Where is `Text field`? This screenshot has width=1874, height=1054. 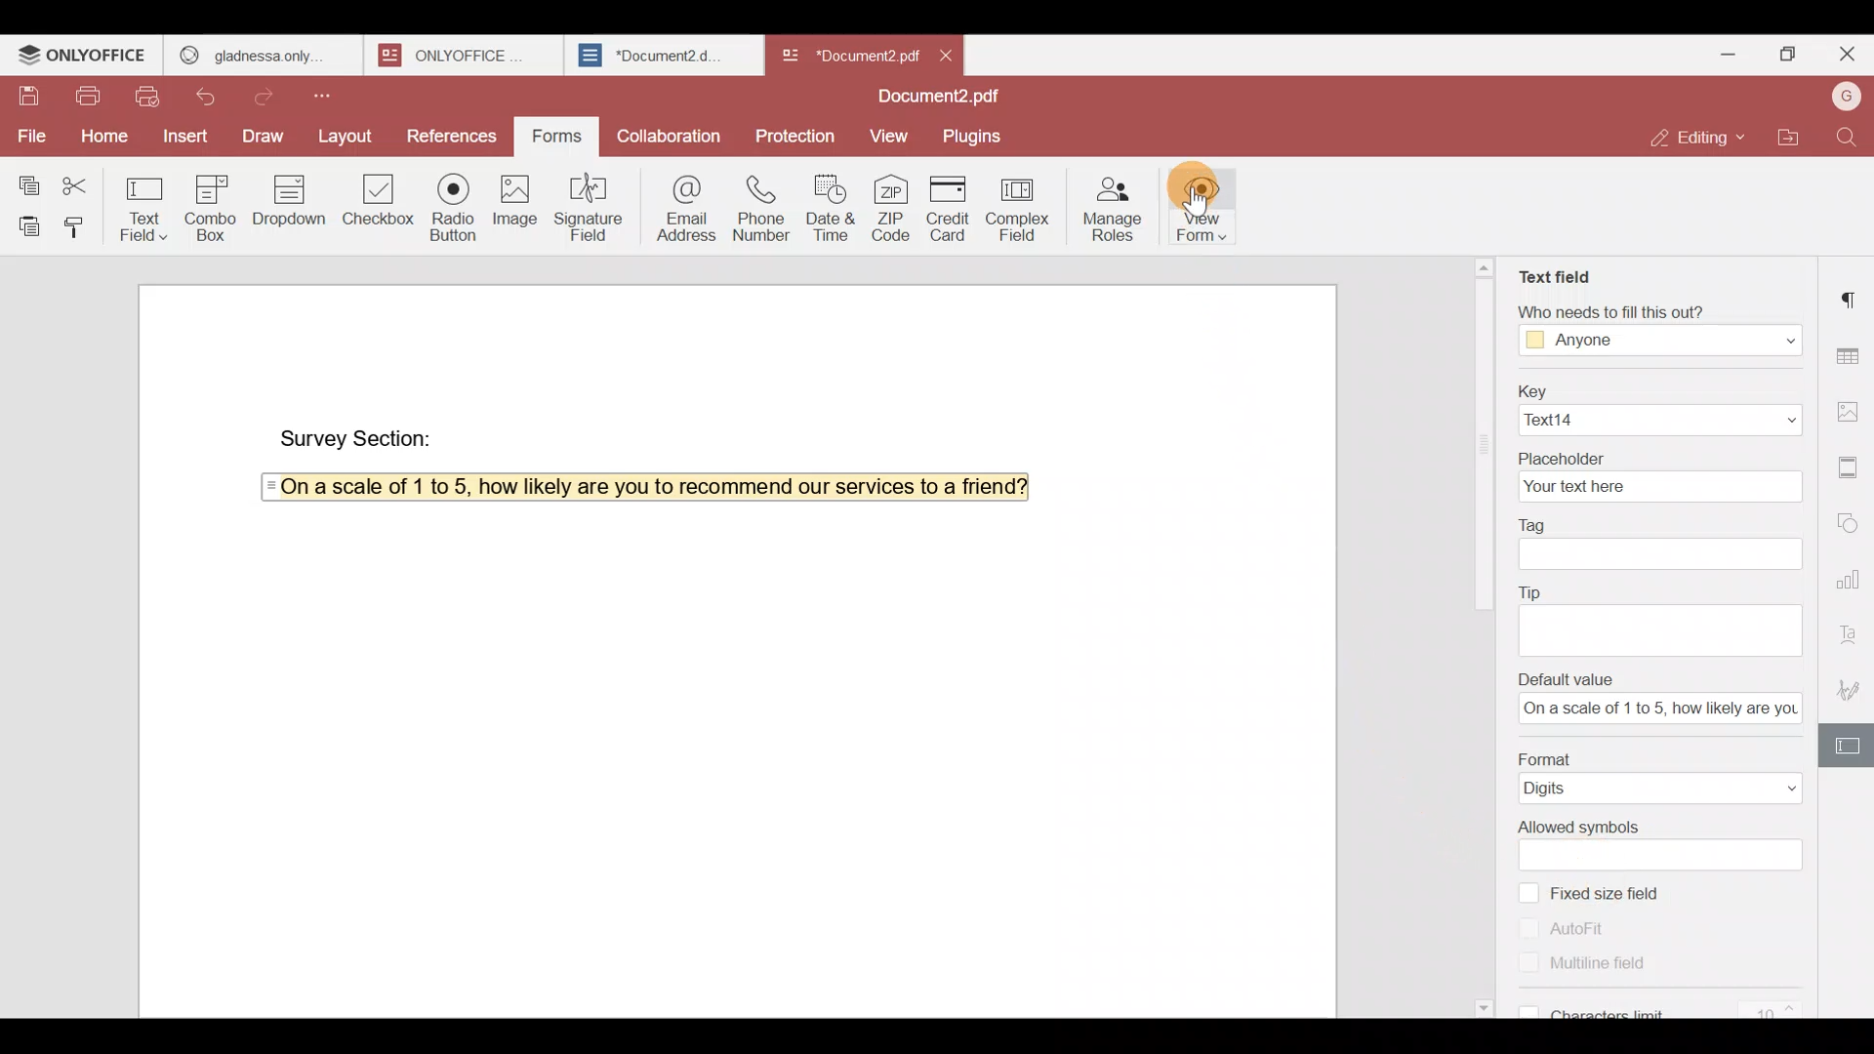
Text field is located at coordinates (1554, 272).